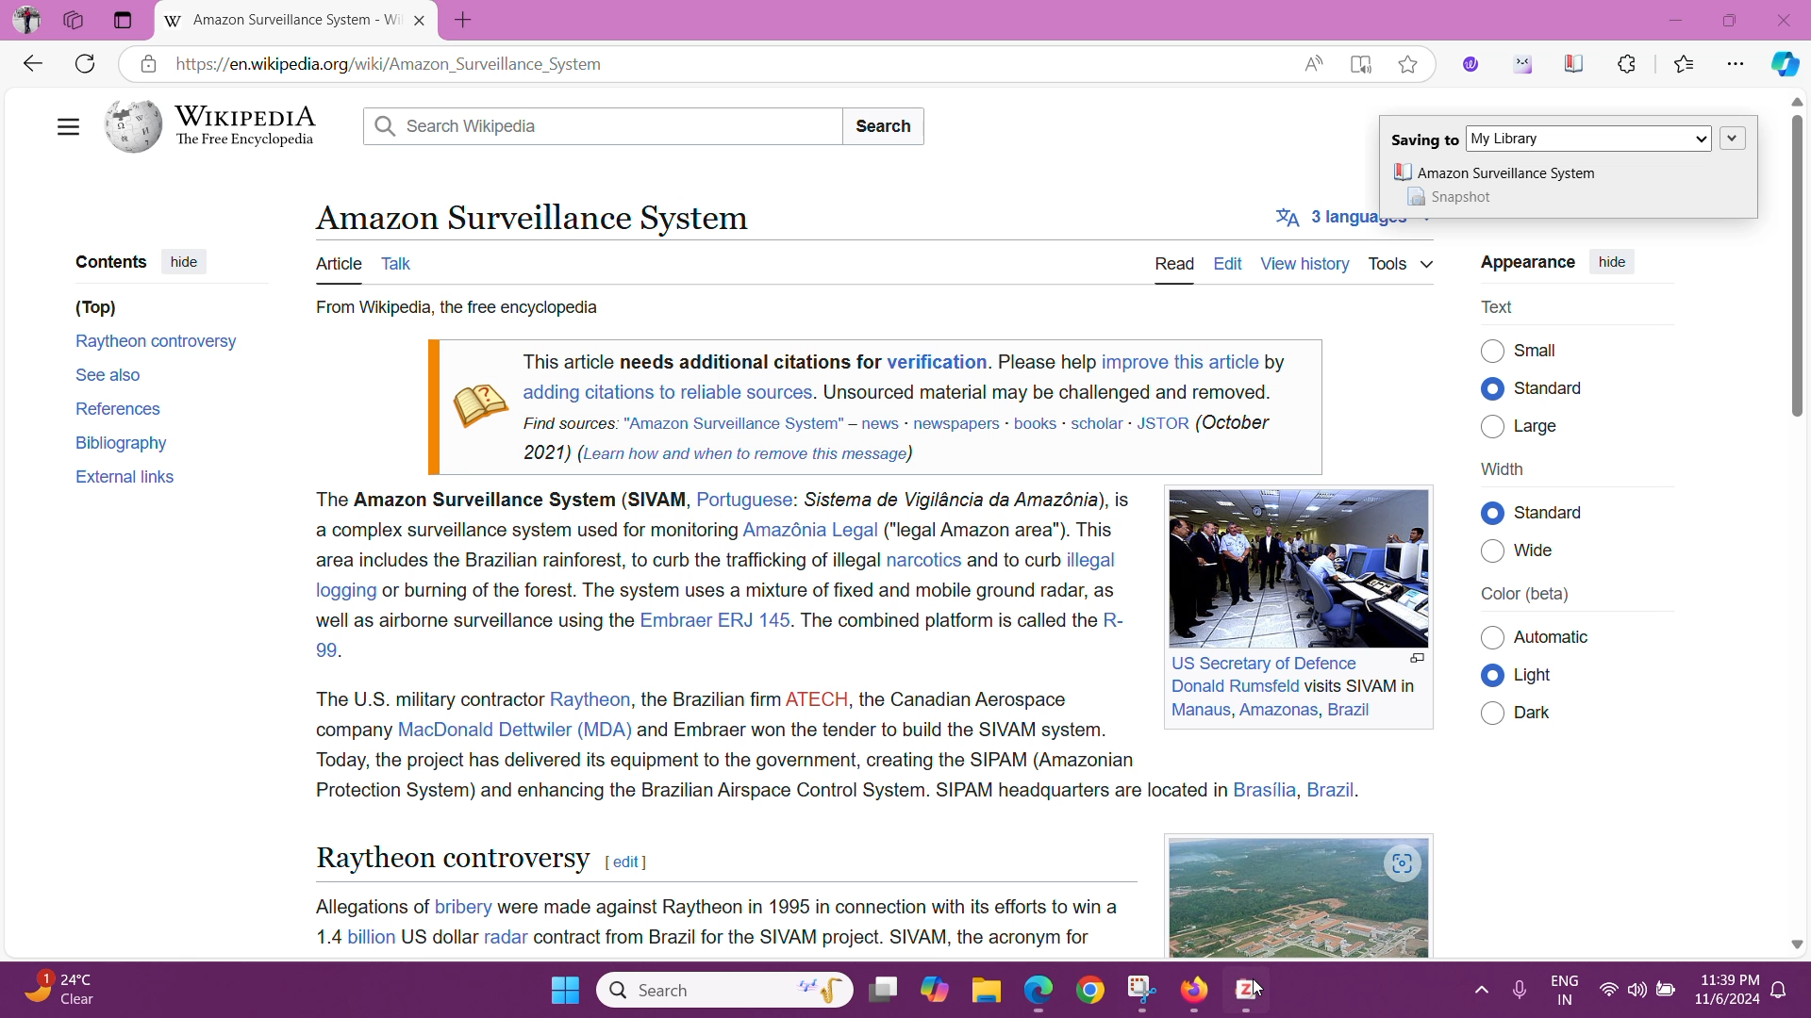 This screenshot has height=1018, width=1811. What do you see at coordinates (768, 791) in the screenshot?
I see `Protection System) and enhancing the Brazilian Airspace Control System. SIPAM headquarters are located in` at bounding box center [768, 791].